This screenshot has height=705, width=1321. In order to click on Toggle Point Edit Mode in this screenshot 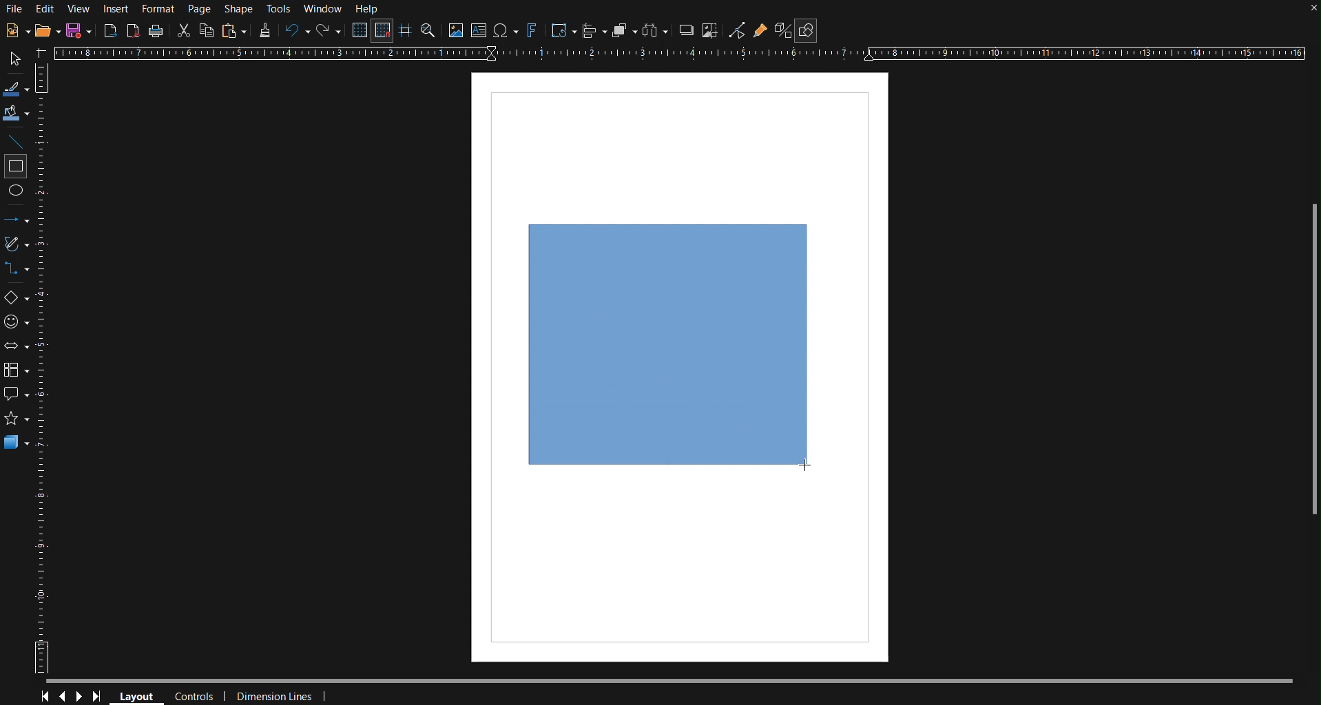, I will do `click(737, 30)`.